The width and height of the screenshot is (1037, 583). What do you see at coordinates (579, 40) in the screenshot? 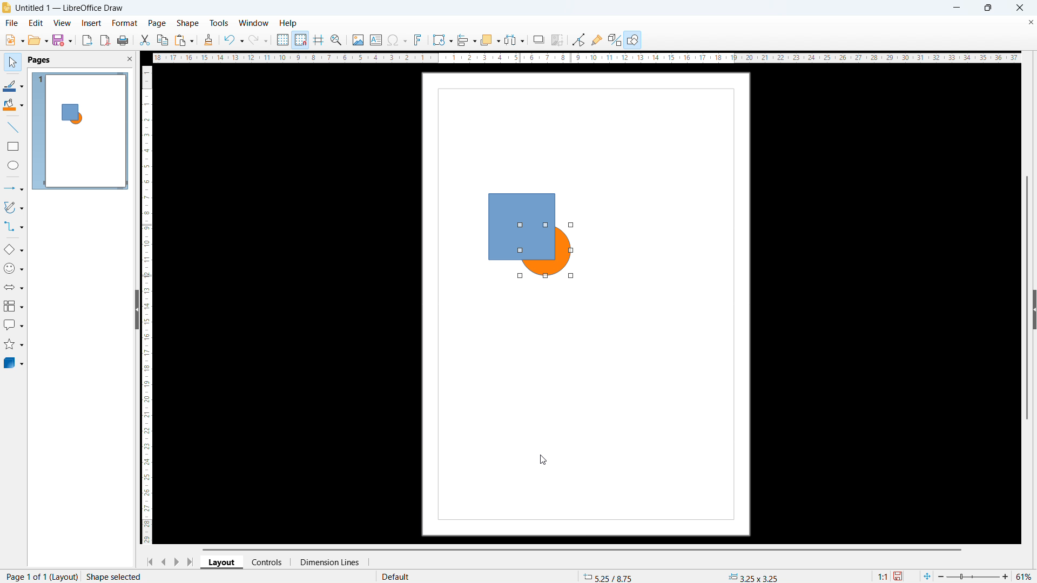
I see `toggle point edit mode` at bounding box center [579, 40].